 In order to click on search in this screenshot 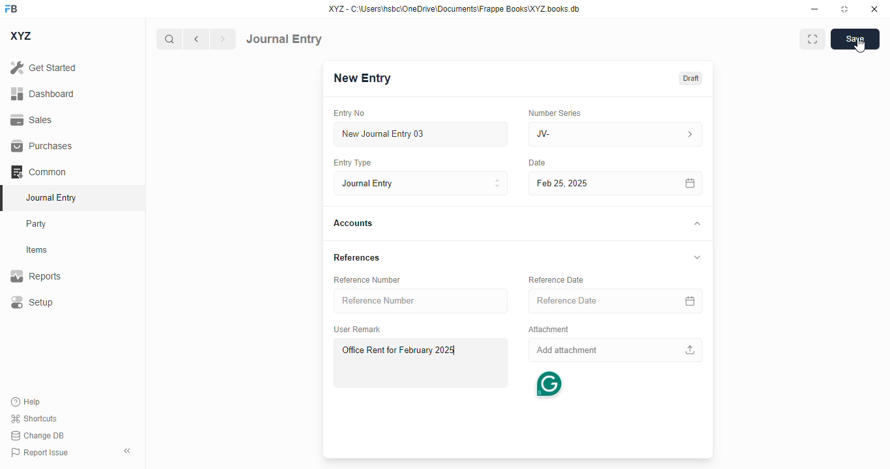, I will do `click(169, 39)`.